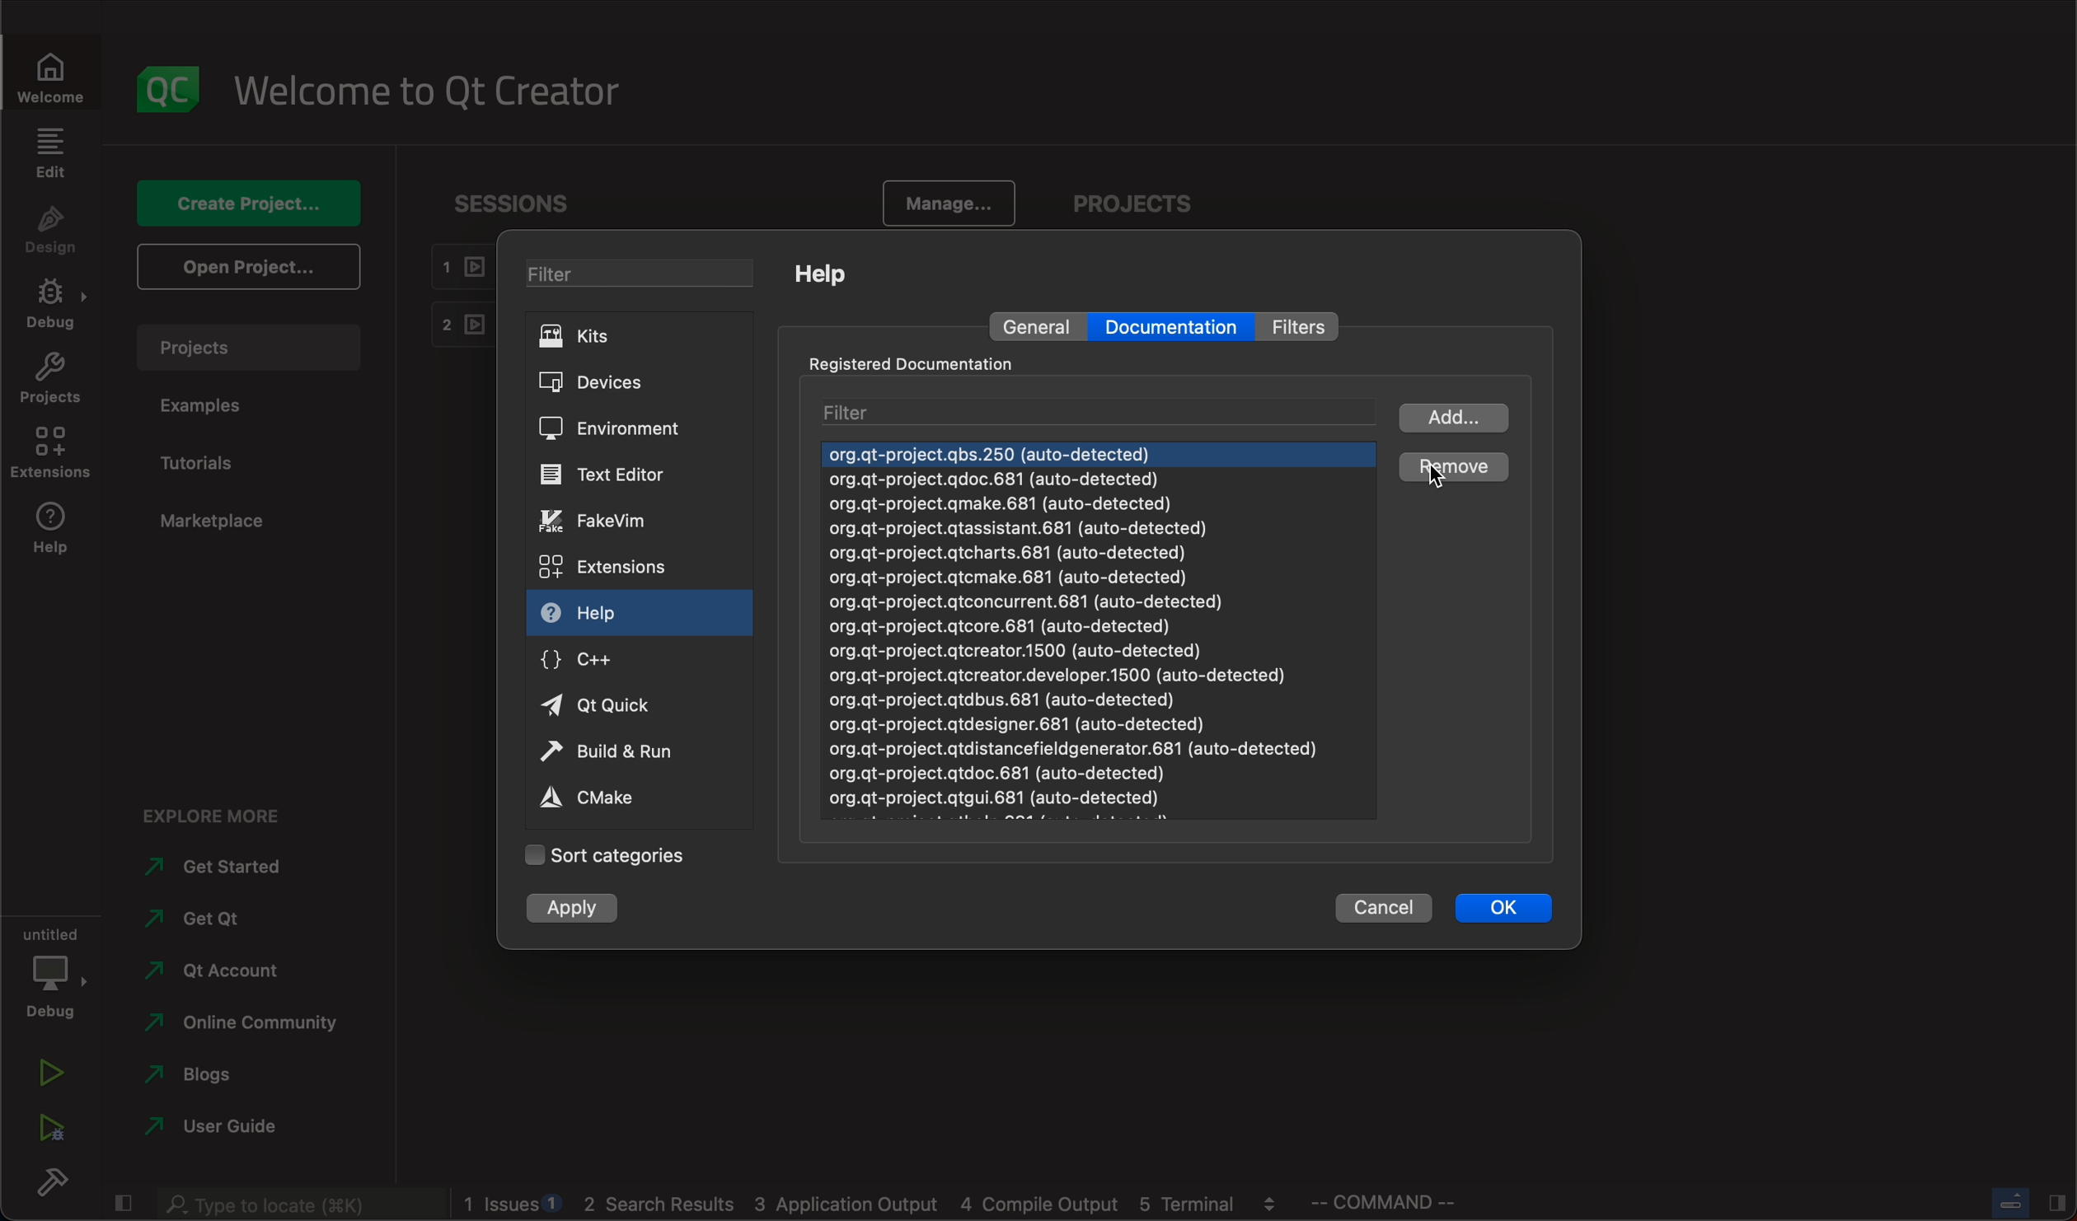 The height and width of the screenshot is (1221, 2077). I want to click on apply, so click(579, 910).